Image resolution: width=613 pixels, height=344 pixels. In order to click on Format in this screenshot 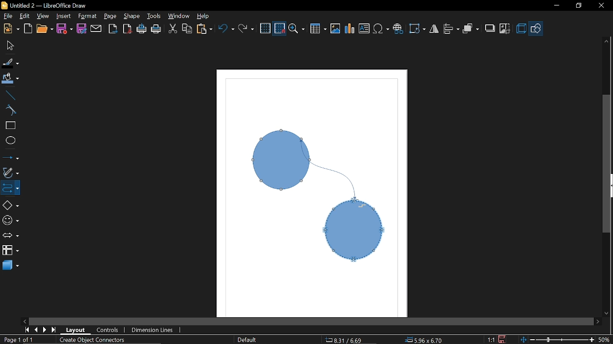, I will do `click(87, 17)`.